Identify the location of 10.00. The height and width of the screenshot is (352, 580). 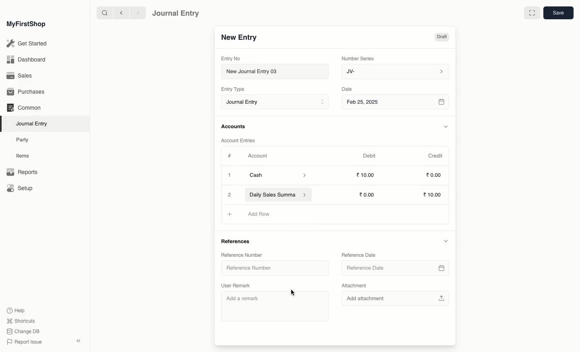
(433, 195).